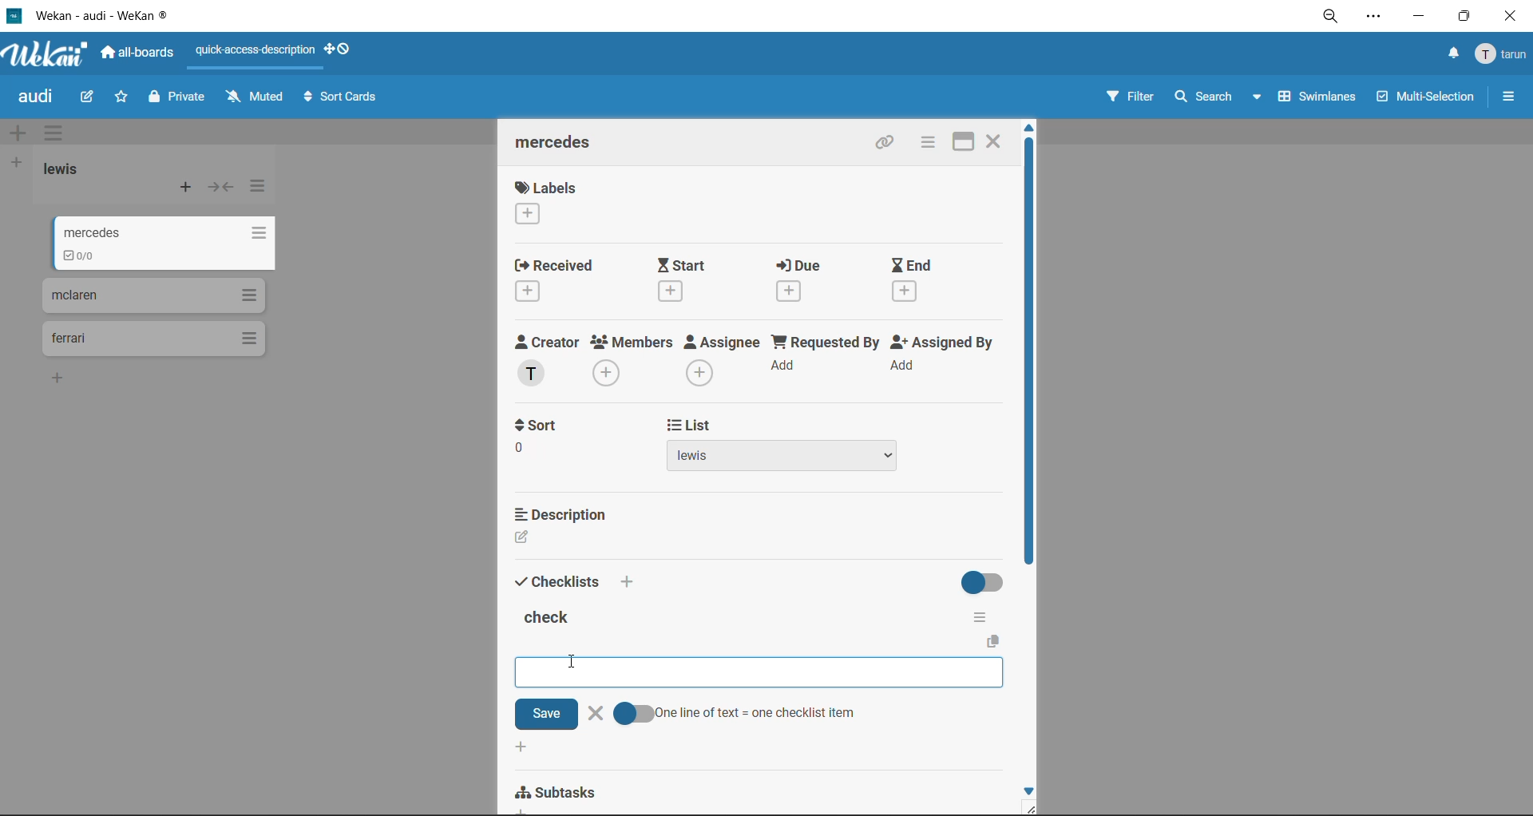 Image resolution: width=1533 pixels, height=816 pixels. I want to click on show desktop drag handles, so click(344, 49).